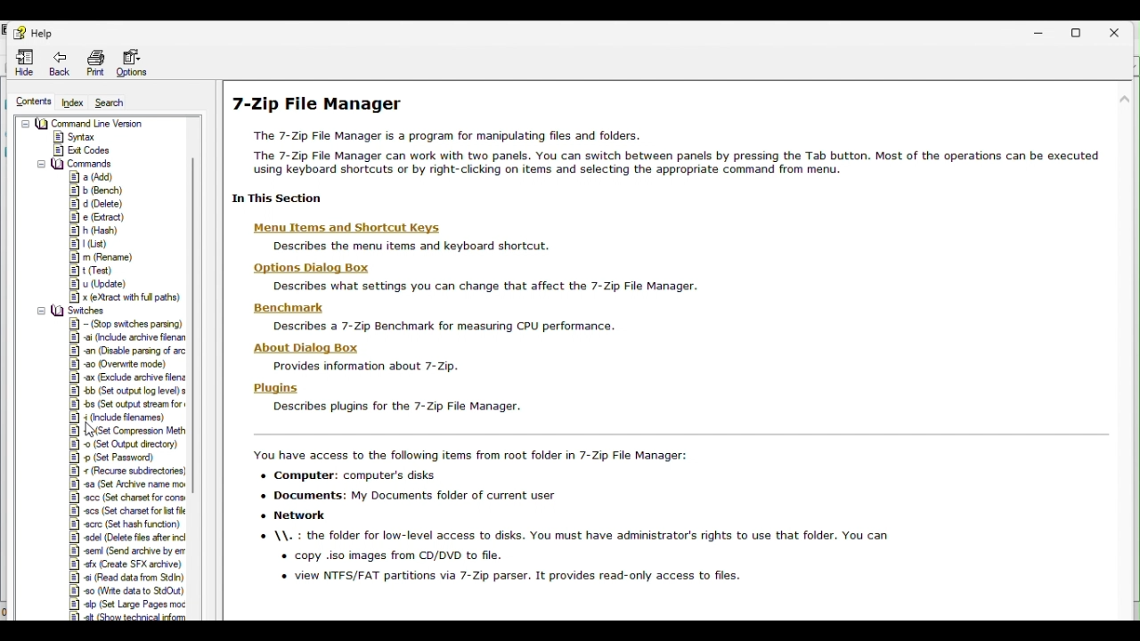 The width and height of the screenshot is (1140, 641). Describe the element at coordinates (583, 514) in the screenshot. I see `description text` at that location.